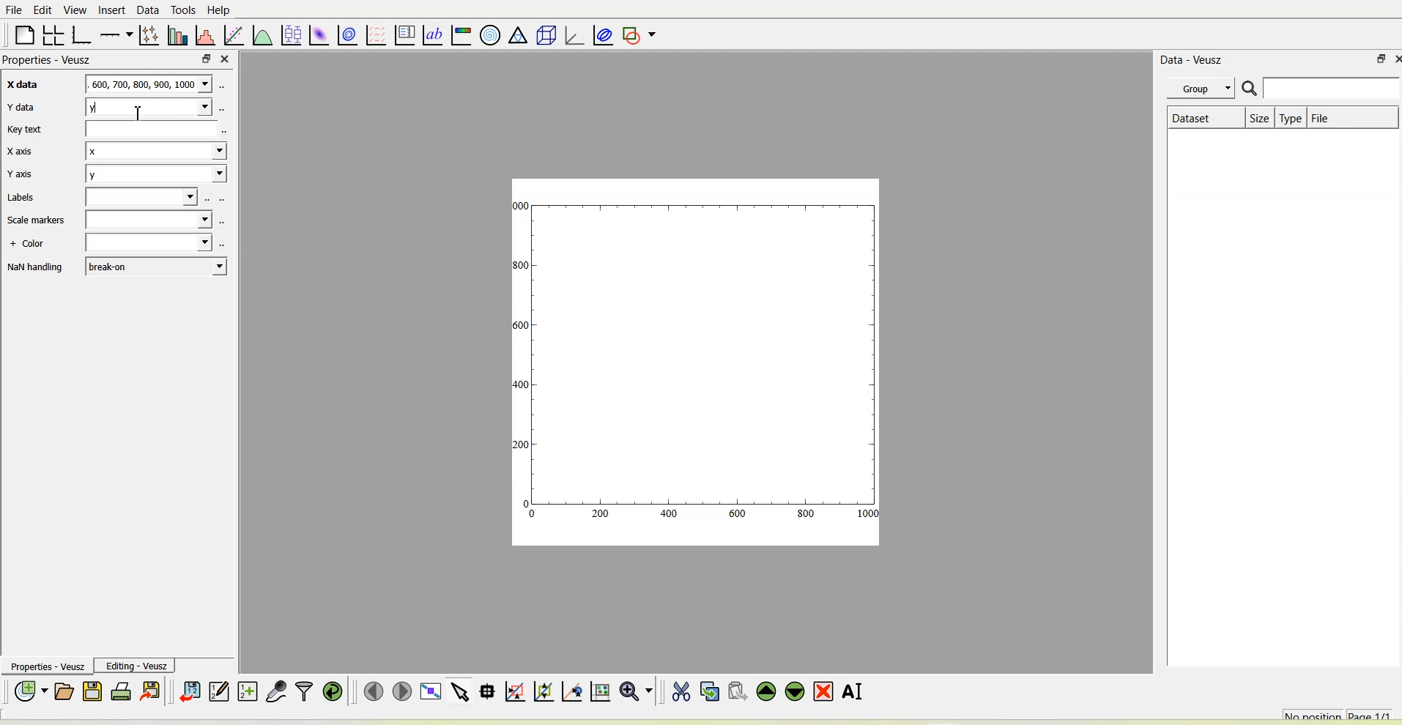 This screenshot has height=725, width=1402. I want to click on Blank, so click(150, 130).